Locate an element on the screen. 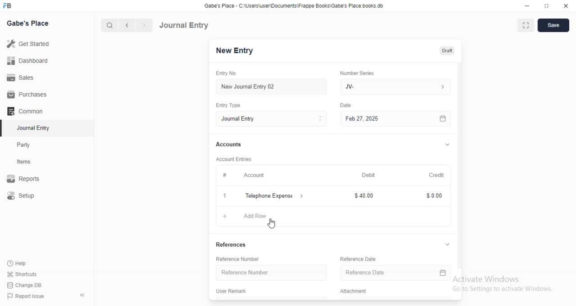  ‘Number Series is located at coordinates (357, 73).